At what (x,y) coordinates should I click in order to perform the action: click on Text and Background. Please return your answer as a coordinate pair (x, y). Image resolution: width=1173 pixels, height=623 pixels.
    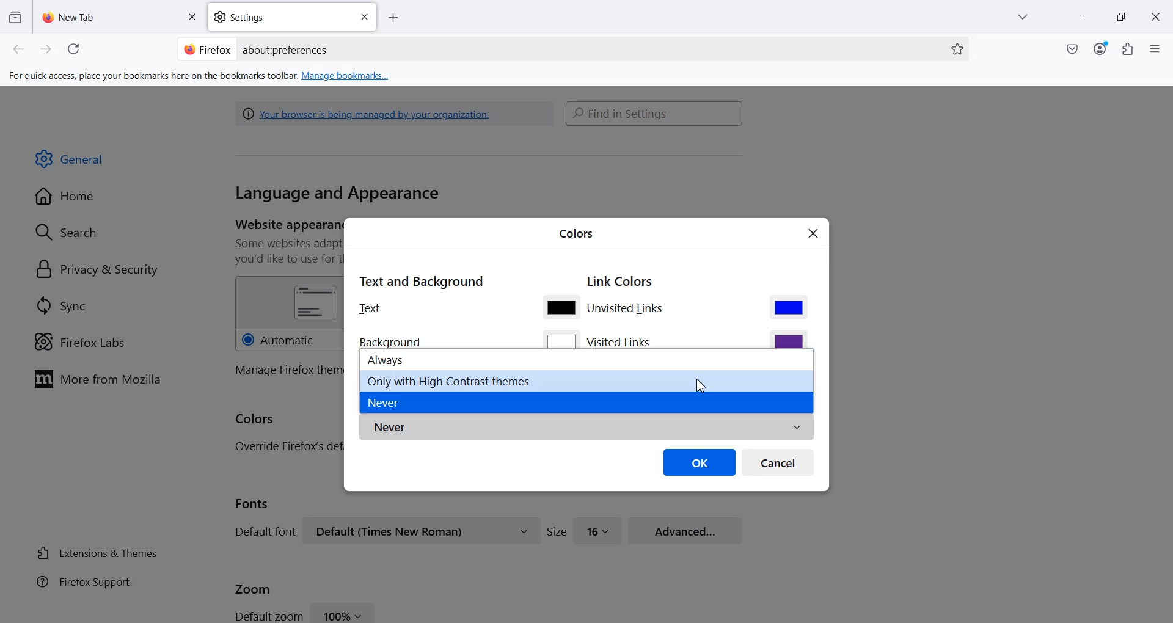
    Looking at the image, I should click on (420, 280).